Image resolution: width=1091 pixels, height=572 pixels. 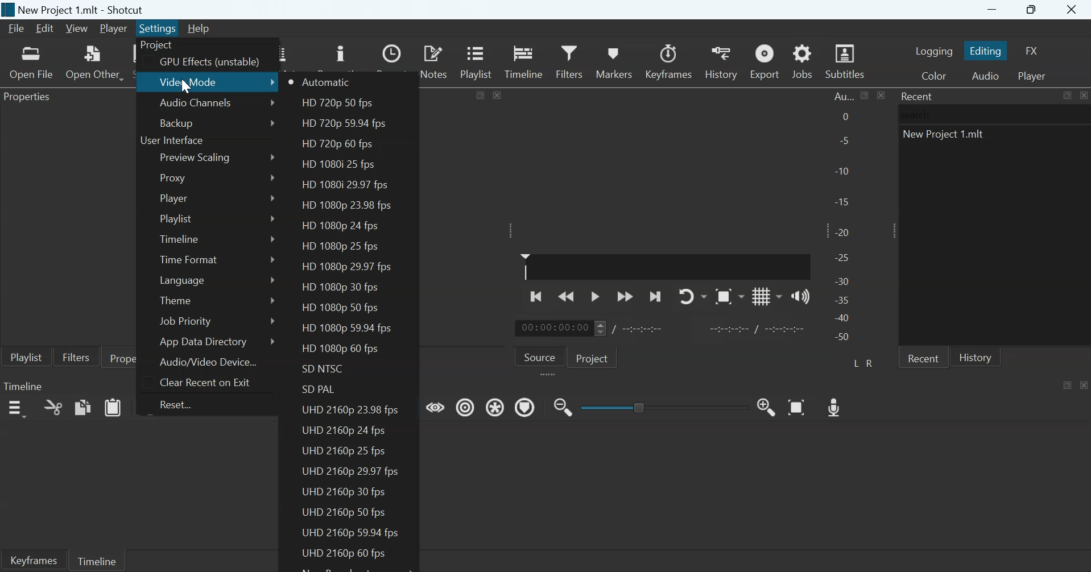 I want to click on new project 1.mlt, so click(x=947, y=137).